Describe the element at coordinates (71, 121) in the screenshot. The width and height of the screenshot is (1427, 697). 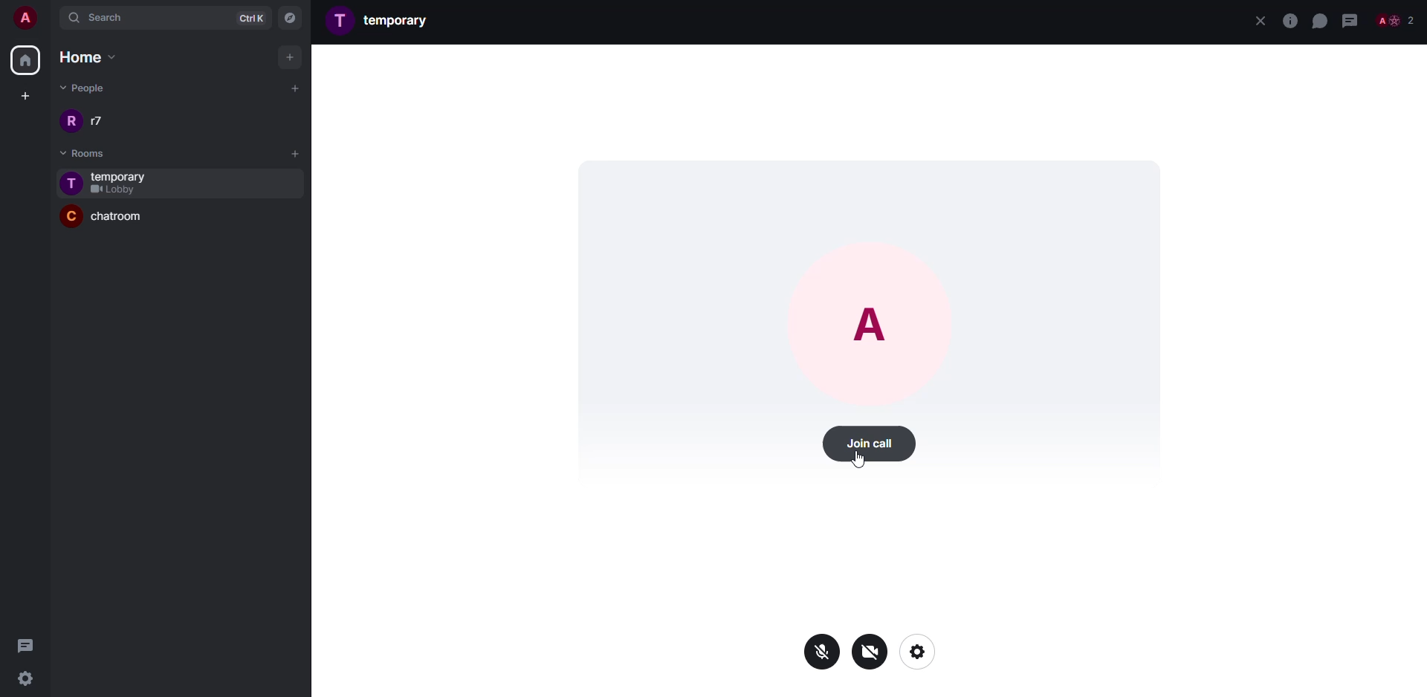
I see `profile` at that location.